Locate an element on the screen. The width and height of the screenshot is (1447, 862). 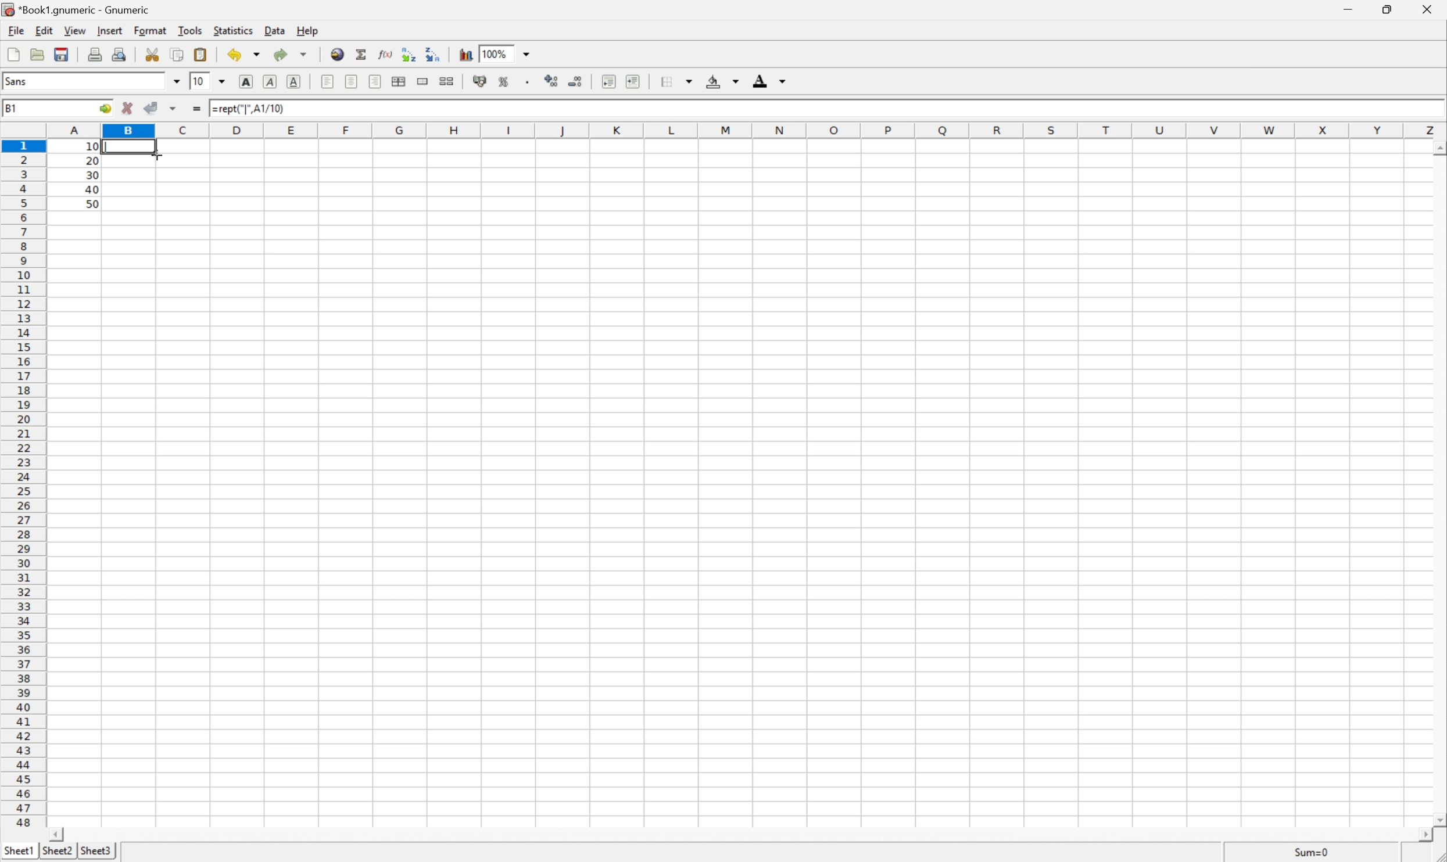
Tools is located at coordinates (189, 30).